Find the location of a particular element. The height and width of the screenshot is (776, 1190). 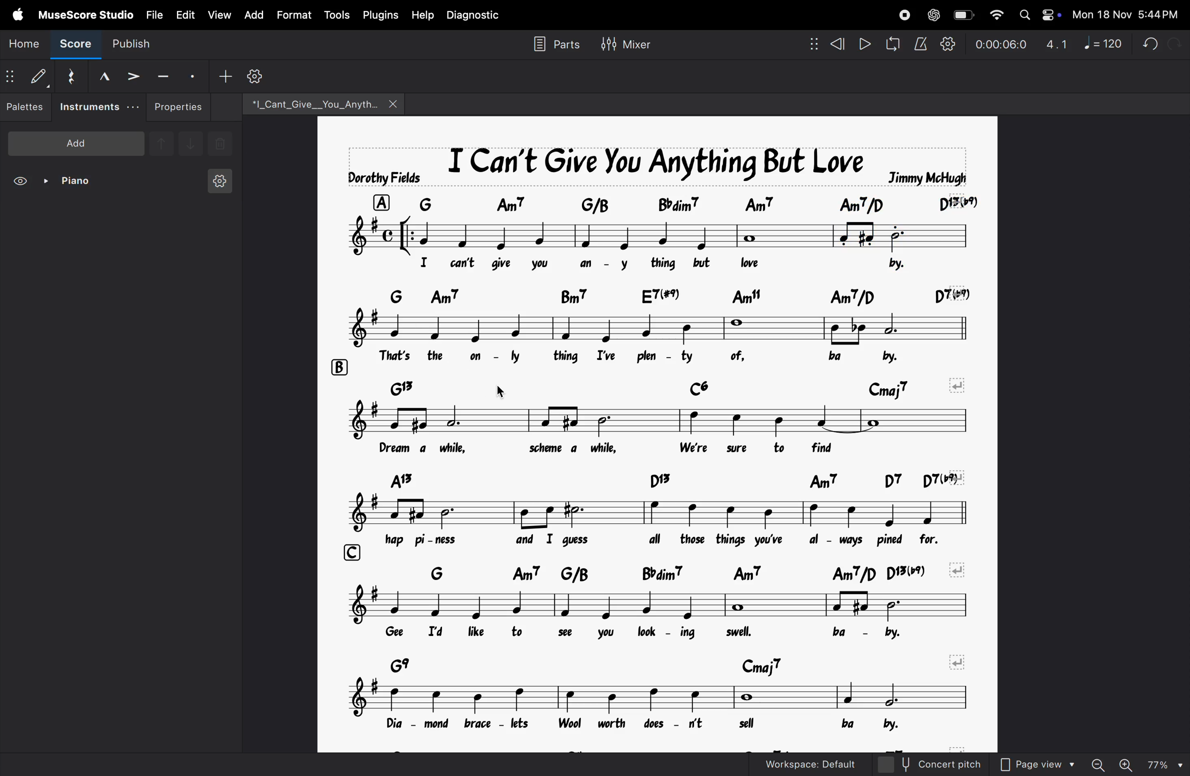

reset is located at coordinates (74, 76).